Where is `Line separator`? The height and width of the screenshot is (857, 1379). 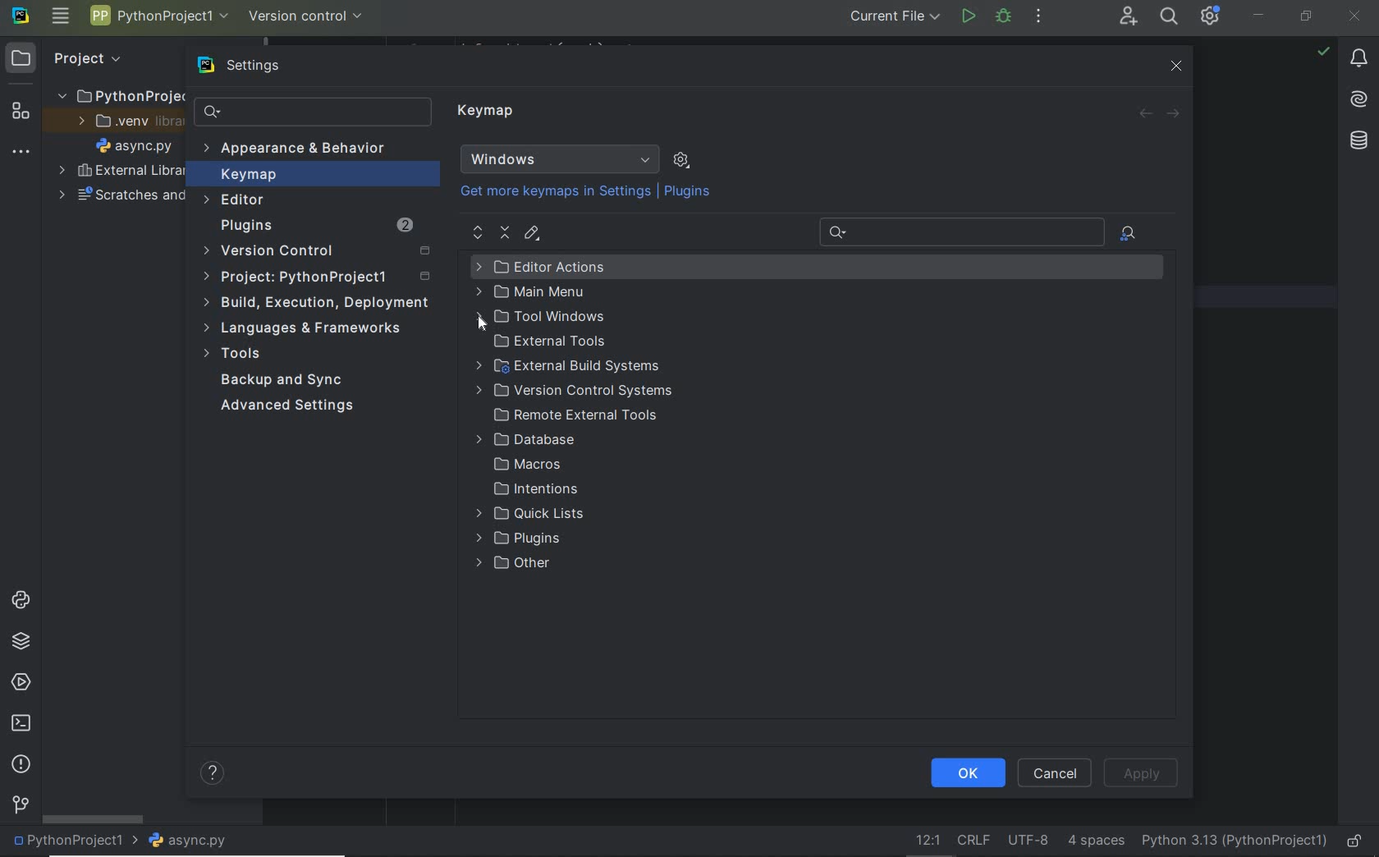 Line separator is located at coordinates (972, 841).